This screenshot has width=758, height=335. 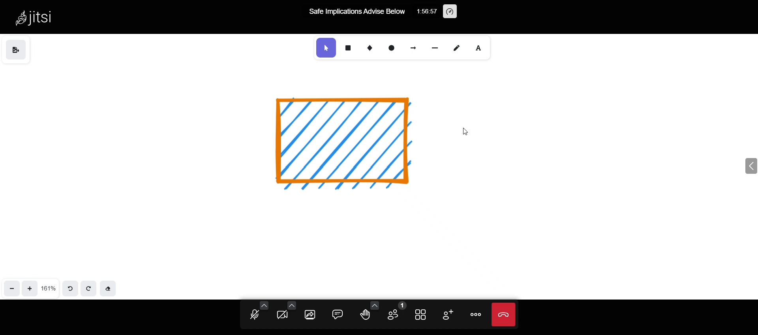 What do you see at coordinates (288, 303) in the screenshot?
I see `video setting` at bounding box center [288, 303].